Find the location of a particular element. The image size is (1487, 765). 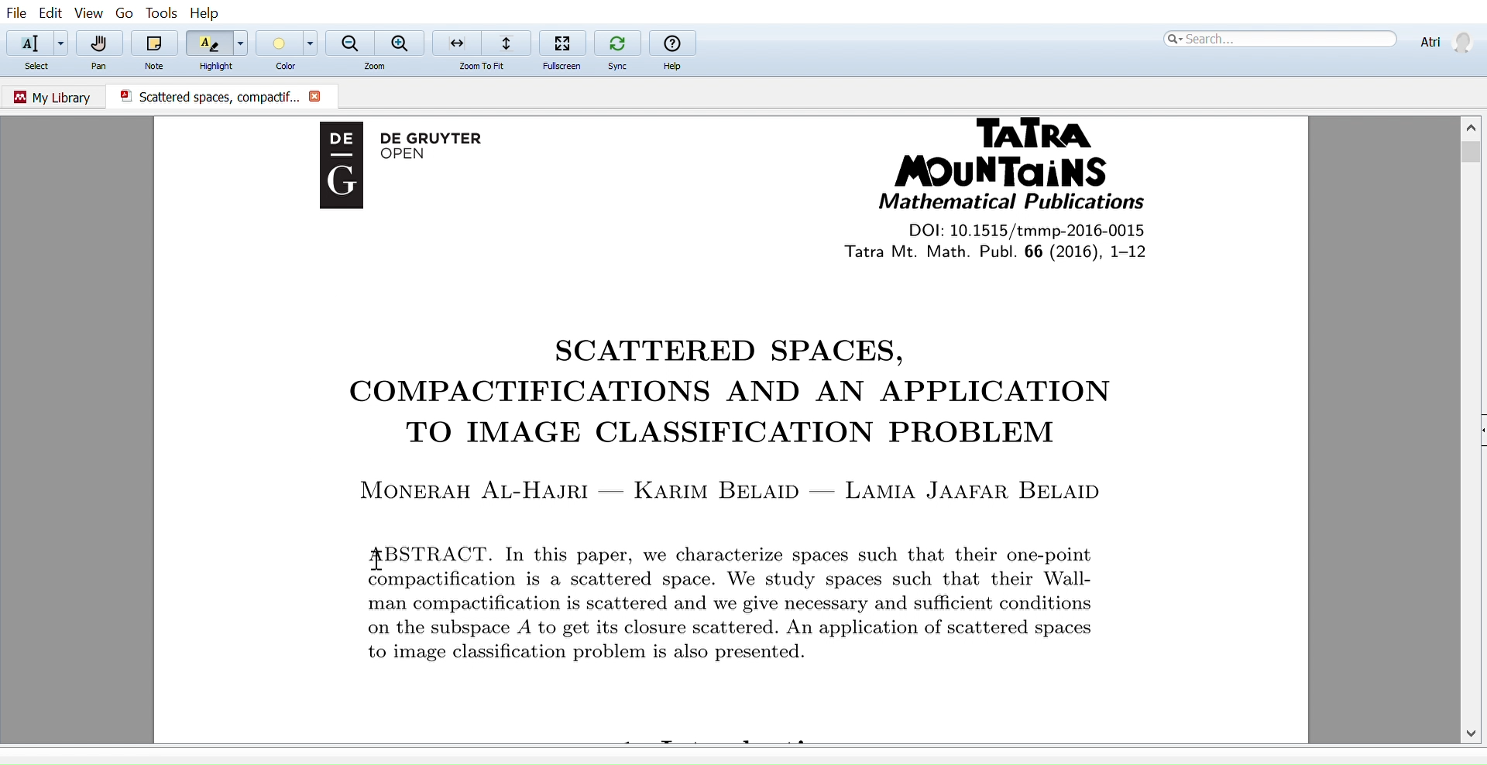

View is located at coordinates (90, 14).